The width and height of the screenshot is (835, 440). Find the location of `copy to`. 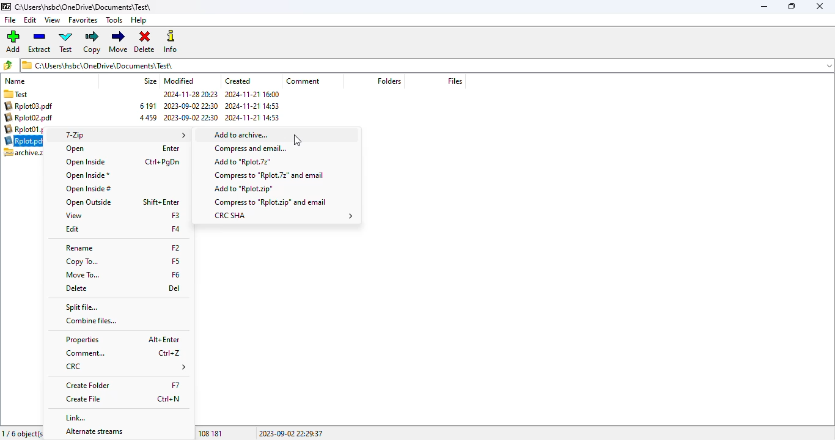

copy to is located at coordinates (83, 262).